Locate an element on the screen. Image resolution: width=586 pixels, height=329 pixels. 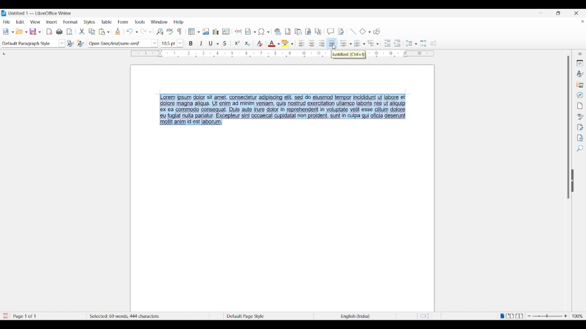
Insert endnote is located at coordinates (298, 31).